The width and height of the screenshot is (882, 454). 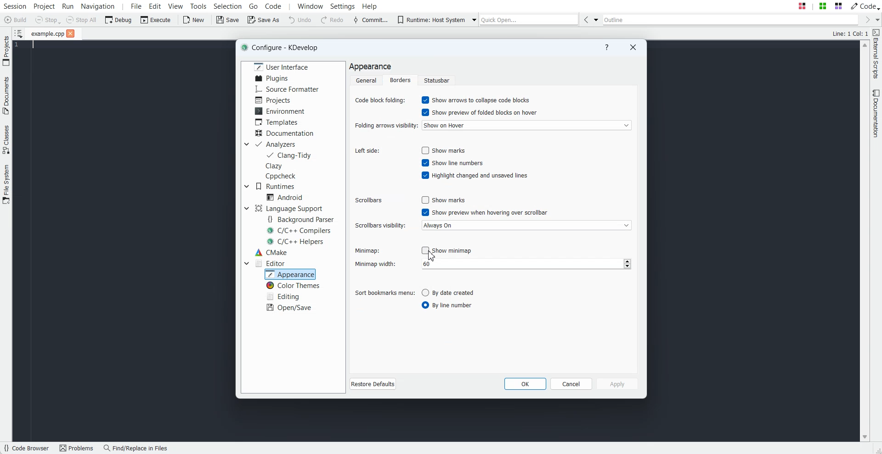 I want to click on number input field, so click(x=526, y=264).